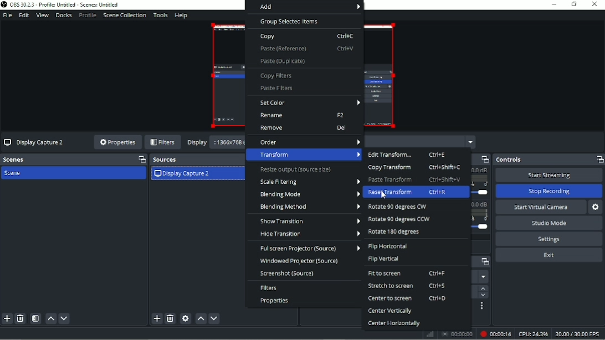 The image size is (605, 340). Describe the element at coordinates (303, 128) in the screenshot. I see `Remove` at that location.